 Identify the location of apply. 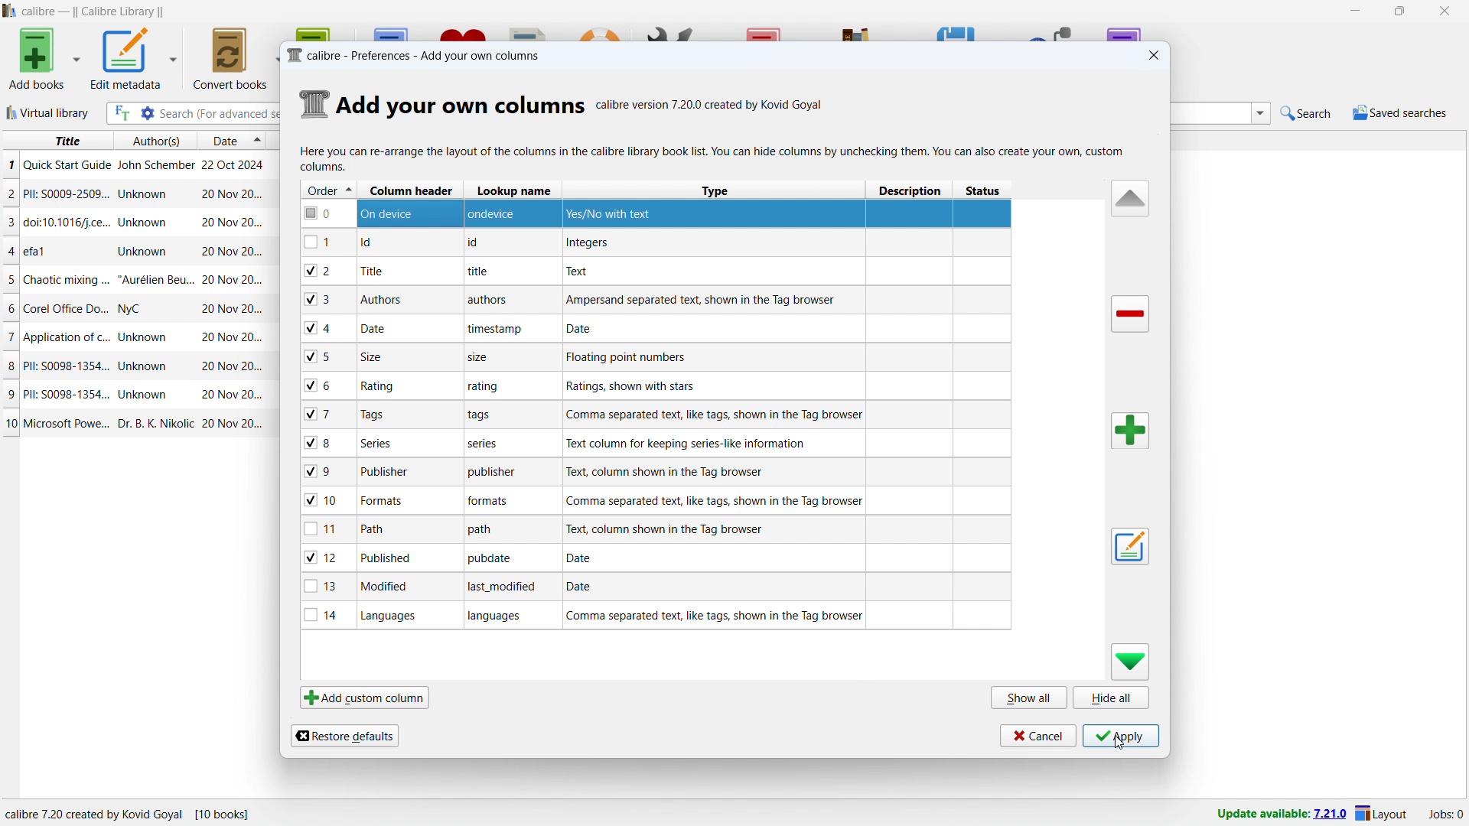
(1122, 736).